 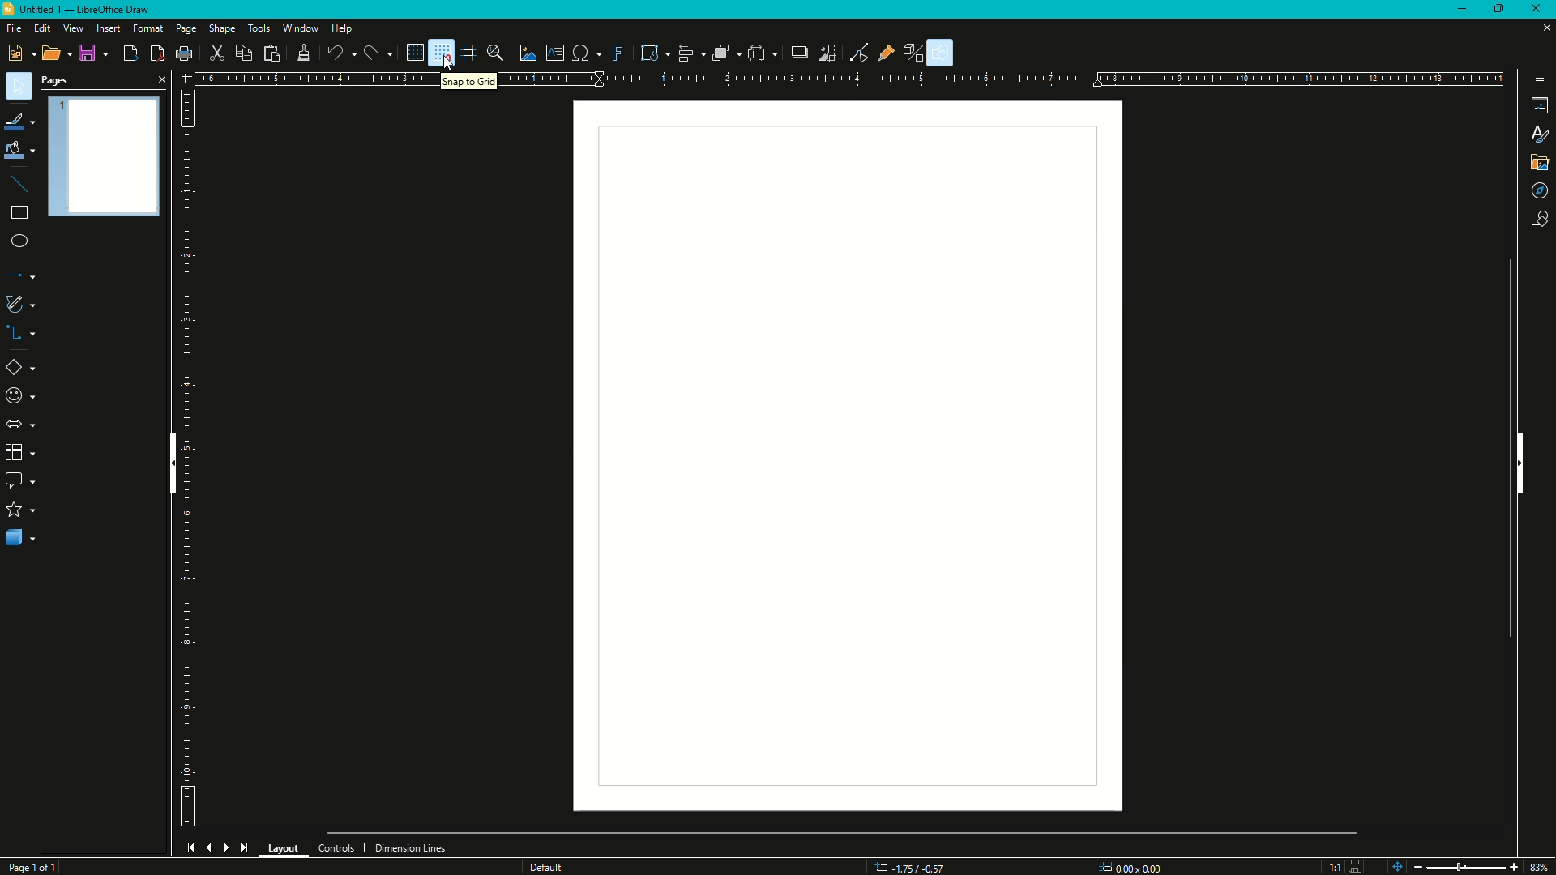 What do you see at coordinates (24, 510) in the screenshot?
I see `Stars and banners` at bounding box center [24, 510].